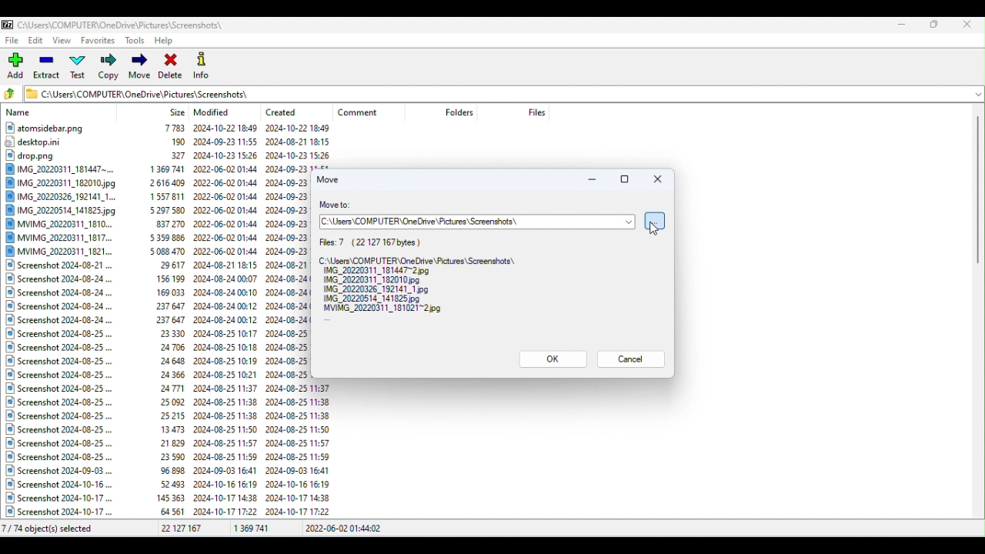  I want to click on Edit, so click(37, 42).